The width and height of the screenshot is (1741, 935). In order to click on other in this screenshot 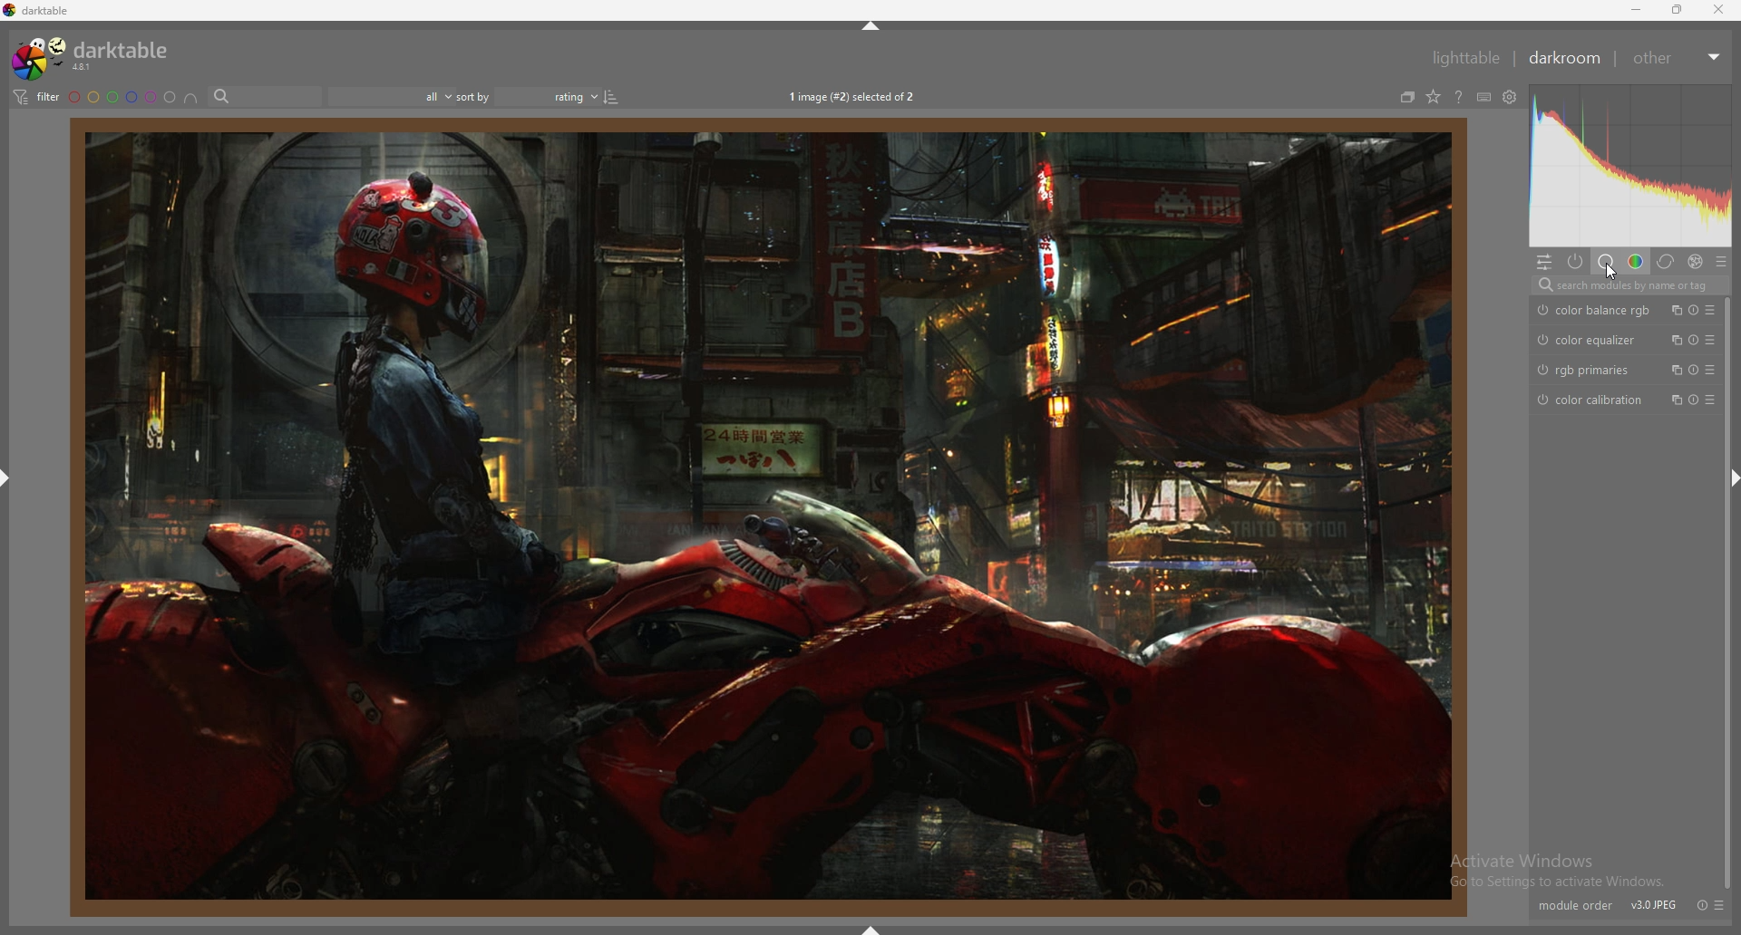, I will do `click(1678, 58)`.